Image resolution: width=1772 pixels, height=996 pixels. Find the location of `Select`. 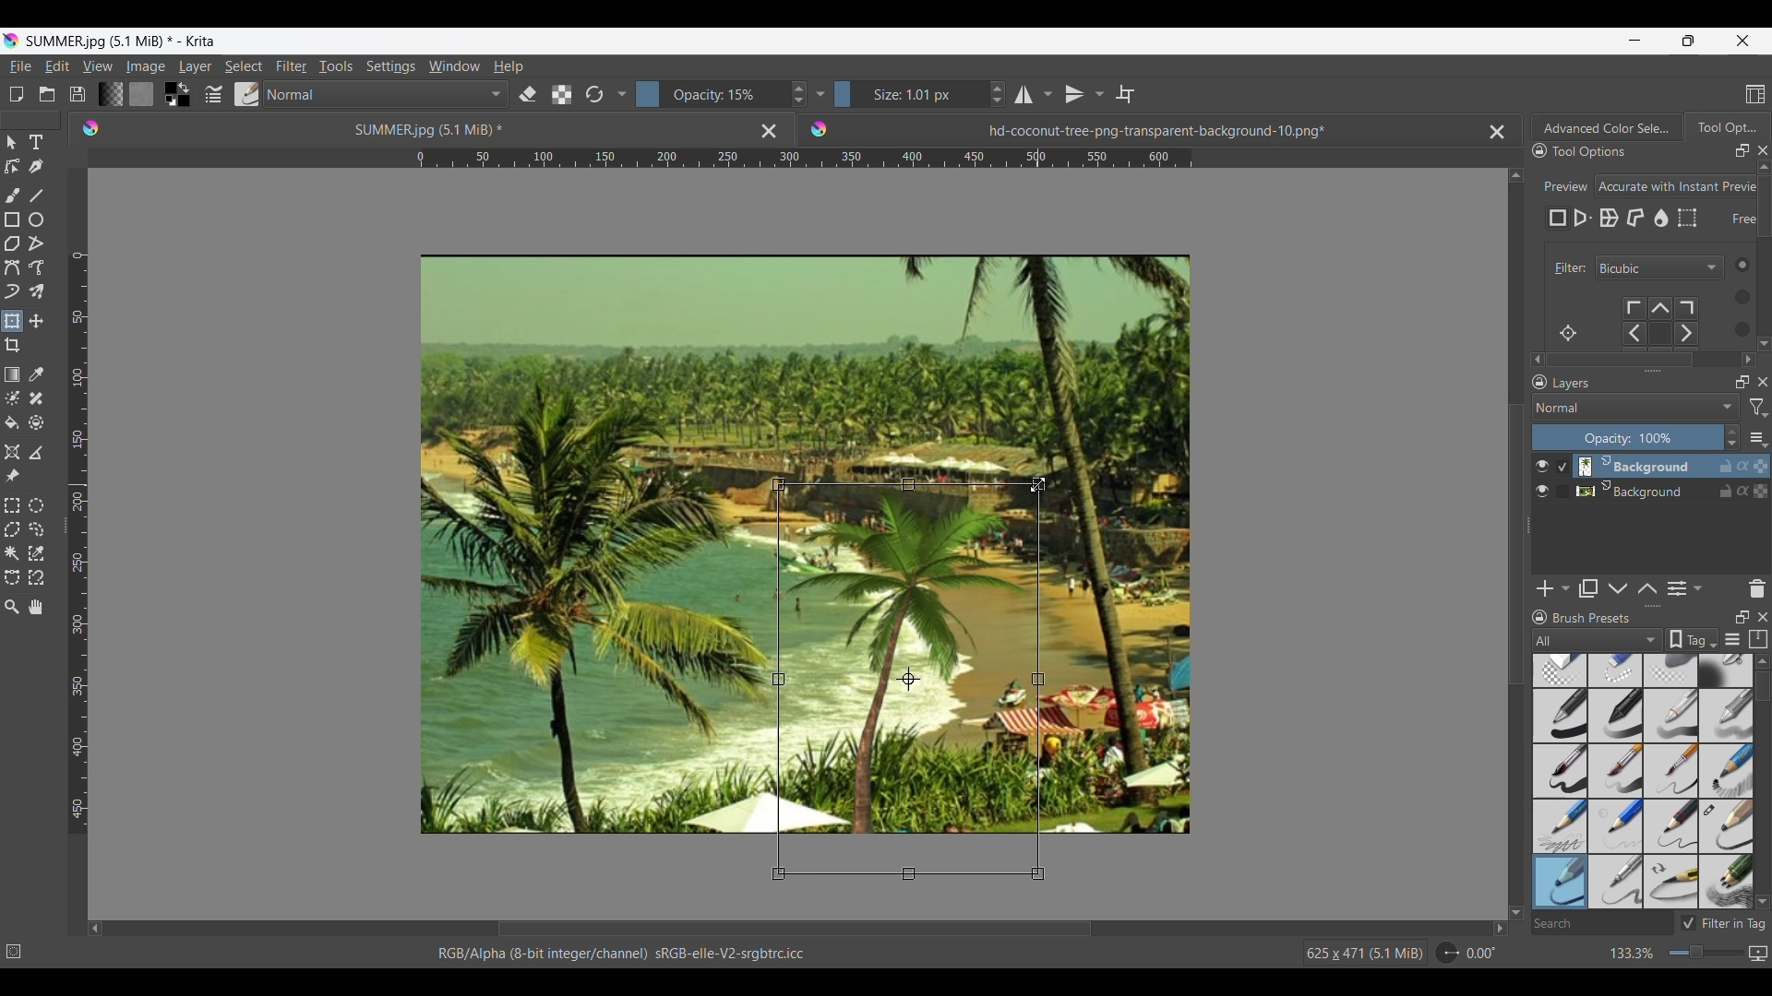

Select is located at coordinates (244, 66).